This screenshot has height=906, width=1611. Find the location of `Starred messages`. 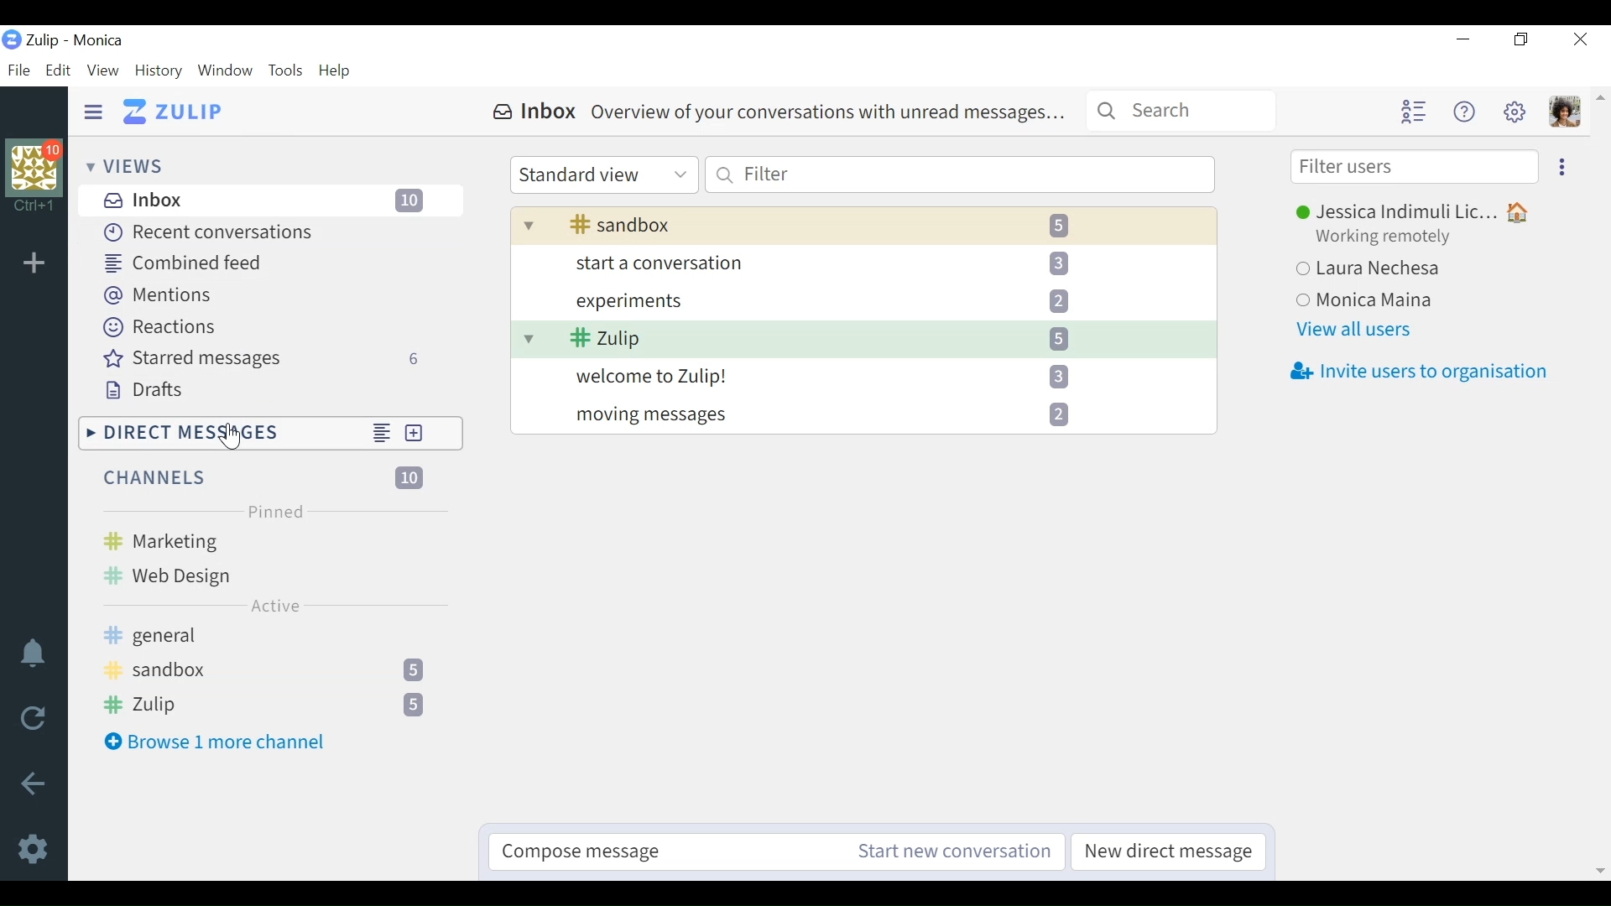

Starred messages is located at coordinates (274, 361).